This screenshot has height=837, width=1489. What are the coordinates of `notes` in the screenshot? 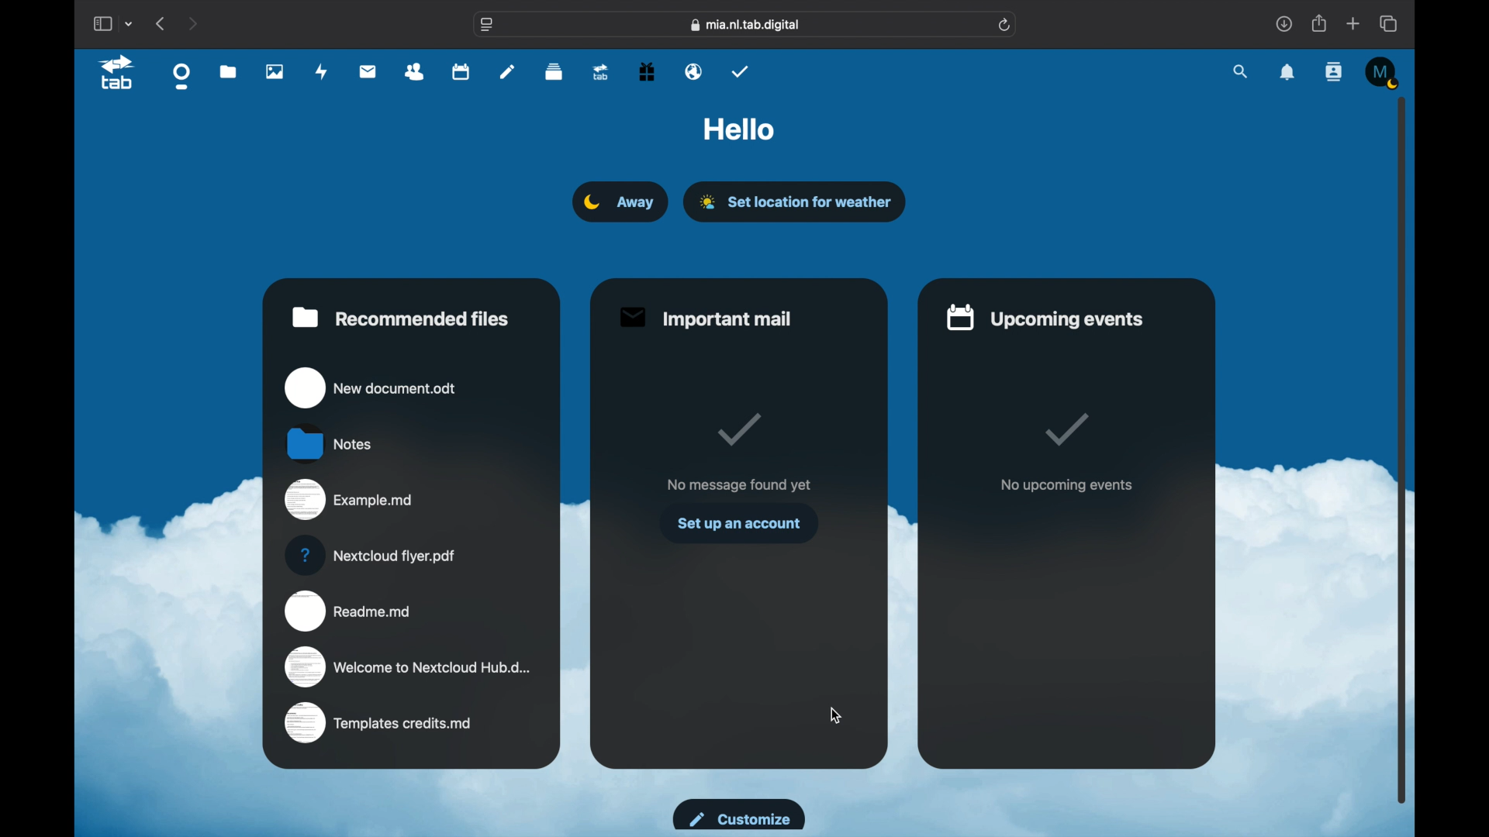 It's located at (507, 72).